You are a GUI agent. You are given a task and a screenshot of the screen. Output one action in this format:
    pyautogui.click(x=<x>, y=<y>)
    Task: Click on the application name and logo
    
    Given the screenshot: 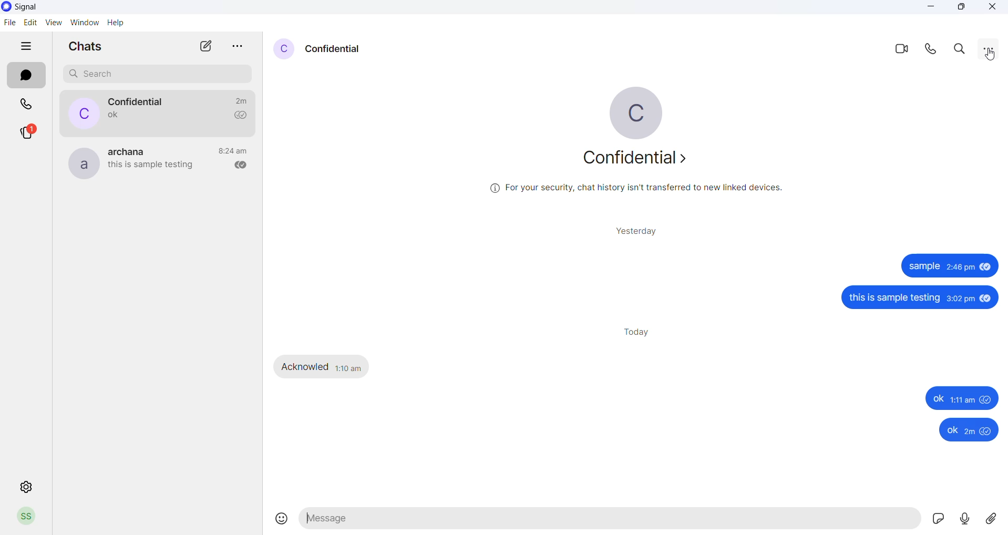 What is the action you would take?
    pyautogui.click(x=46, y=7)
    